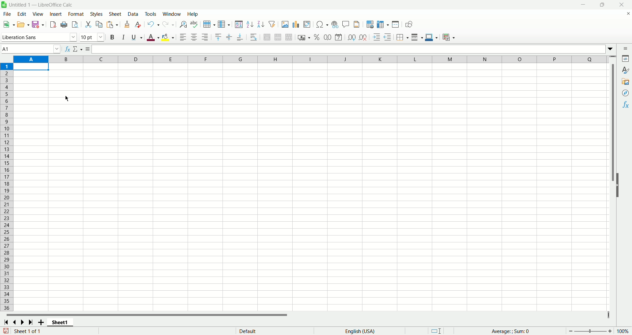 The width and height of the screenshot is (632, 335). Describe the element at coordinates (76, 14) in the screenshot. I see `format` at that location.